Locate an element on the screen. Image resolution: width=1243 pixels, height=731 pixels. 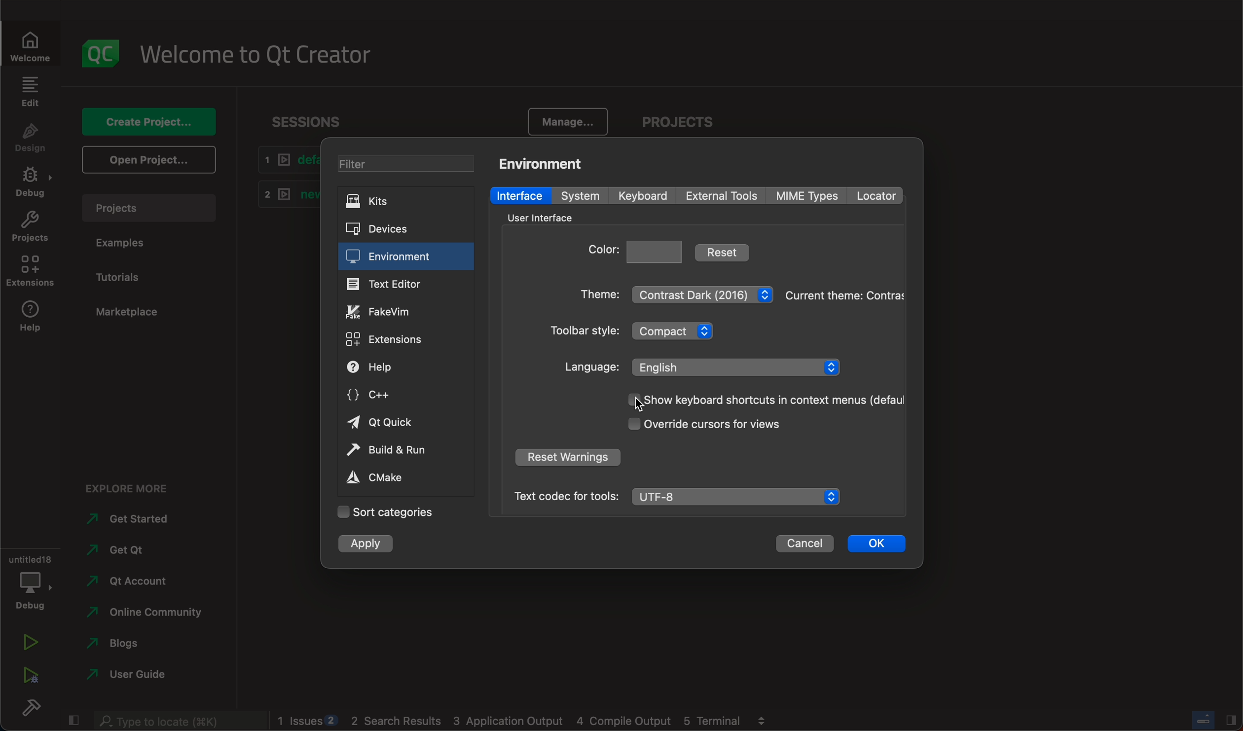
marketplace is located at coordinates (132, 312).